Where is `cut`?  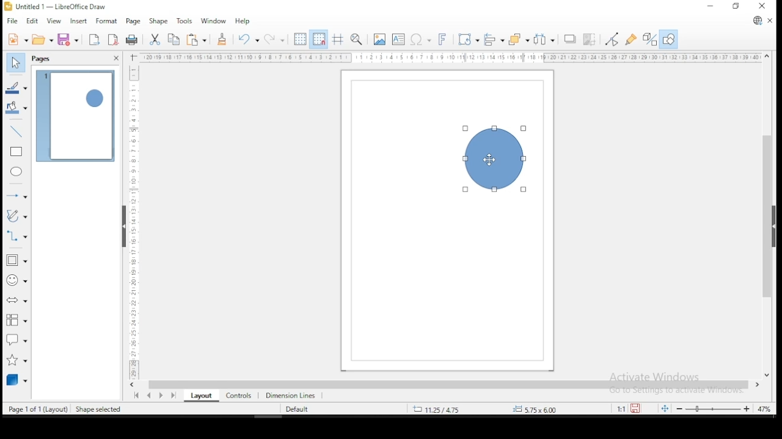 cut is located at coordinates (154, 40).